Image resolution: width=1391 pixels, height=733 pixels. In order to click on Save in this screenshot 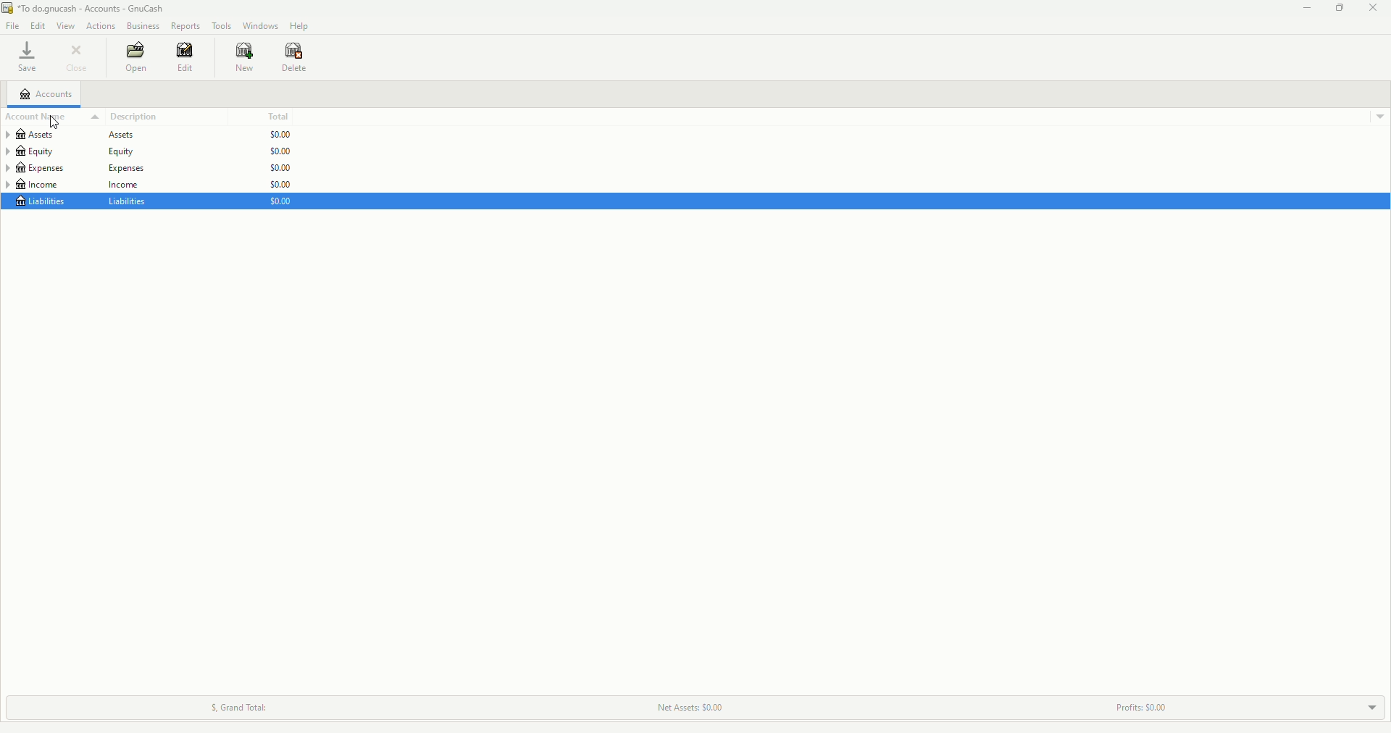, I will do `click(30, 58)`.